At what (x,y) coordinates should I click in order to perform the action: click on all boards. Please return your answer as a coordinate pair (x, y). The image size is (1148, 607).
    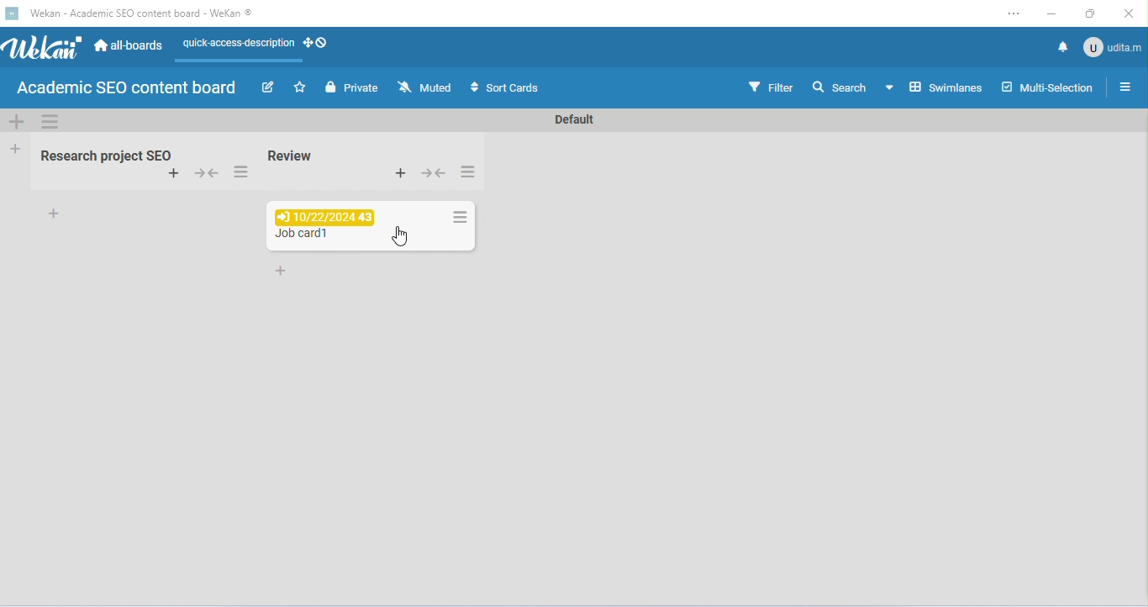
    Looking at the image, I should click on (130, 44).